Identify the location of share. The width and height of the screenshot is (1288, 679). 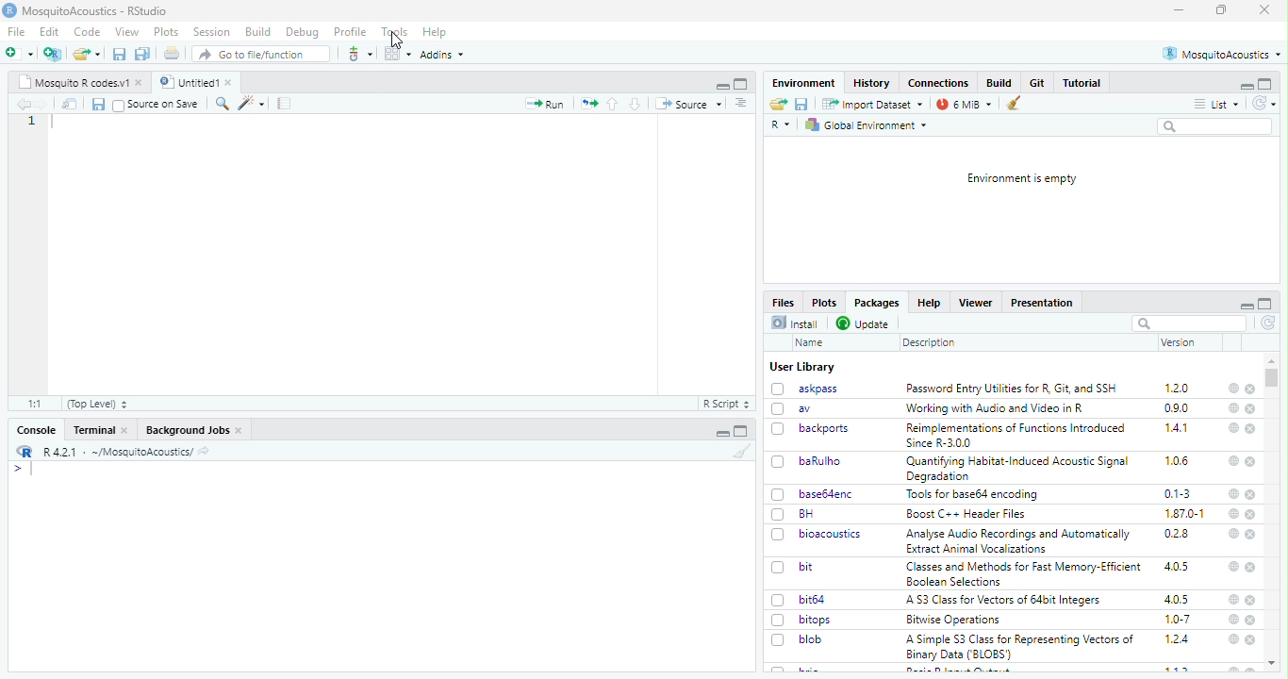
(779, 104).